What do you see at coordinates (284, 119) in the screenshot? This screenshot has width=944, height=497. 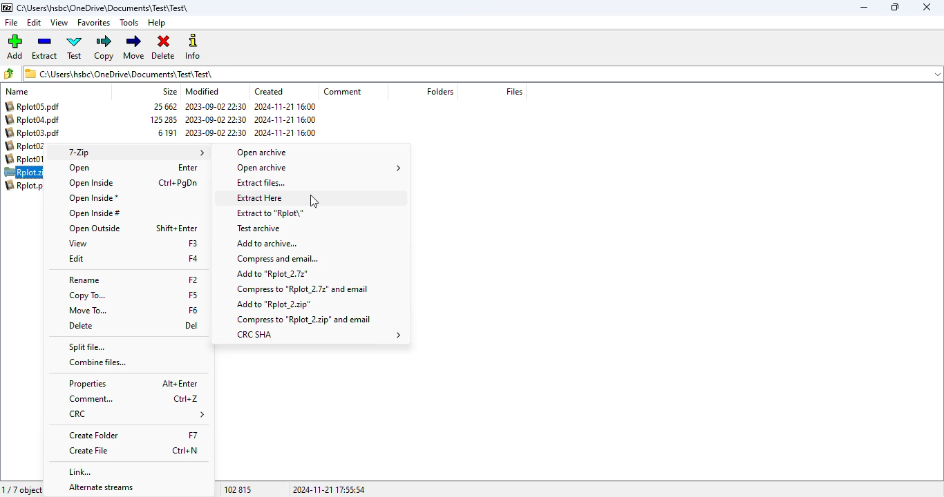 I see `2024-11-21 16:00` at bounding box center [284, 119].